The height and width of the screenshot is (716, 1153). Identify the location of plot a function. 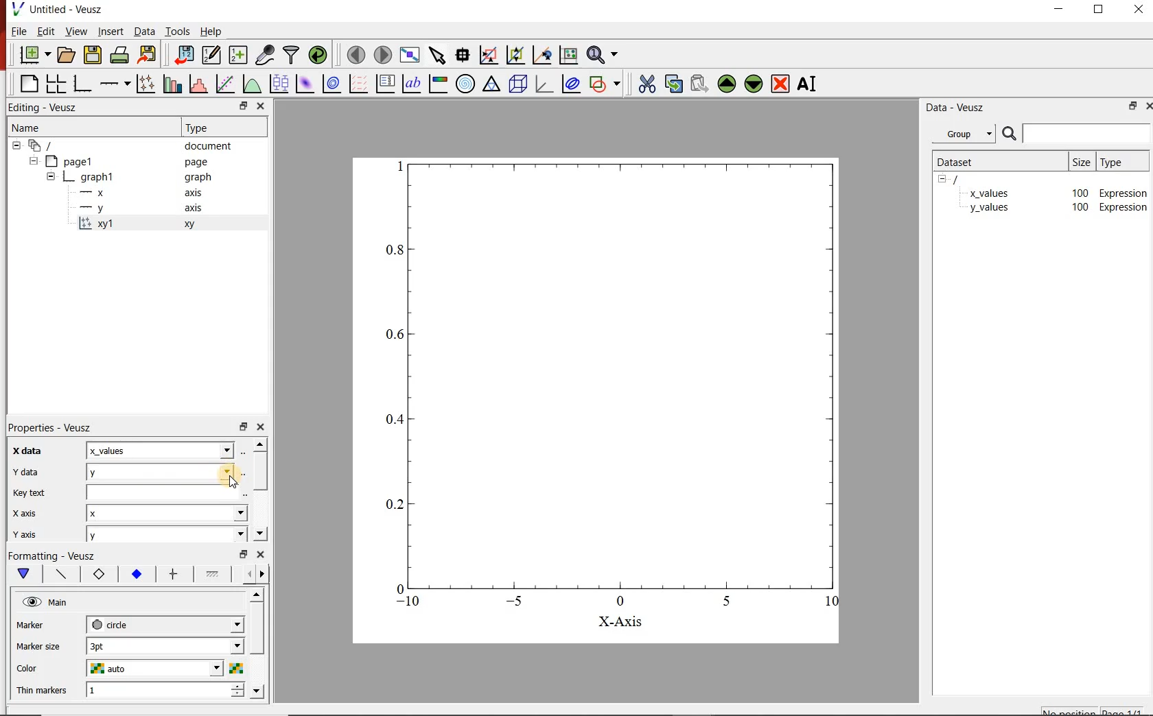
(250, 82).